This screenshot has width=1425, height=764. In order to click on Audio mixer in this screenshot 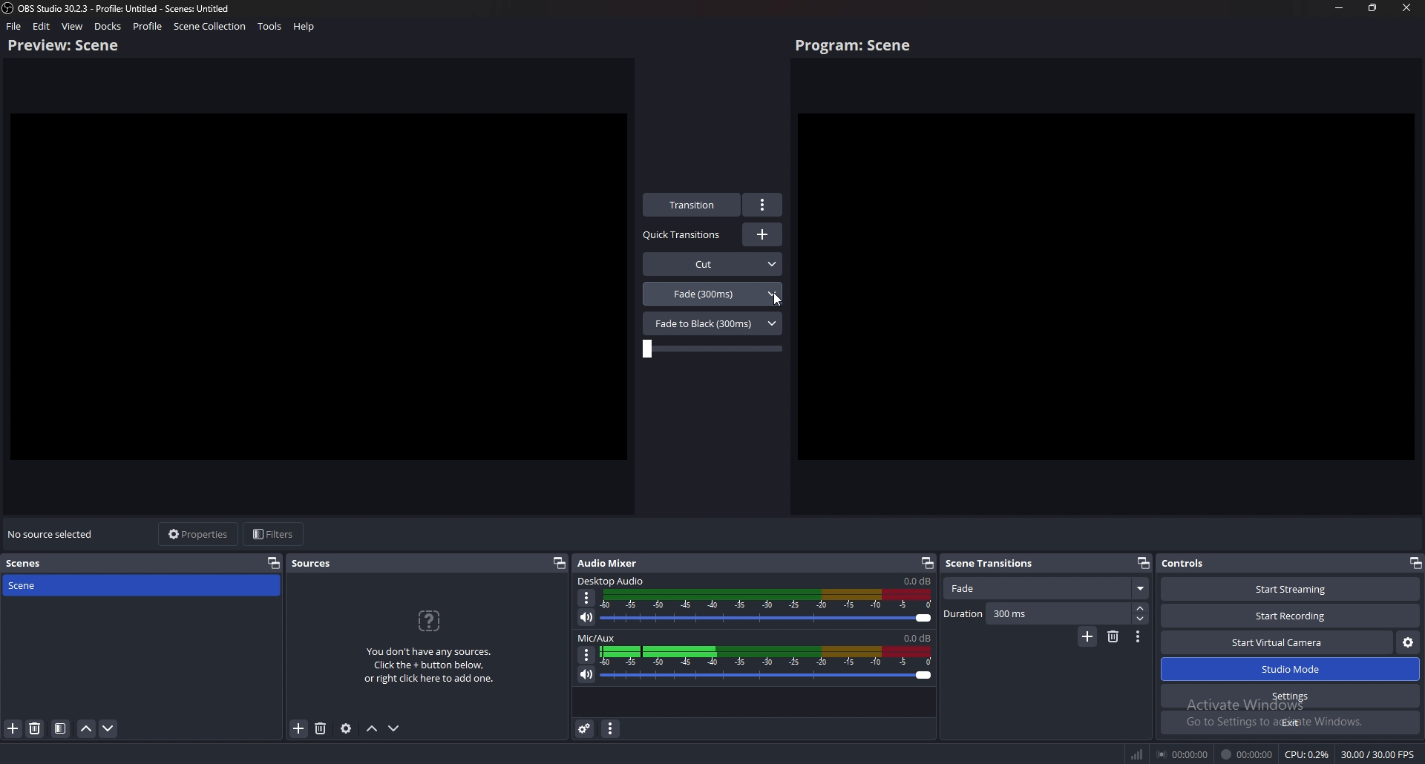, I will do `click(612, 562)`.